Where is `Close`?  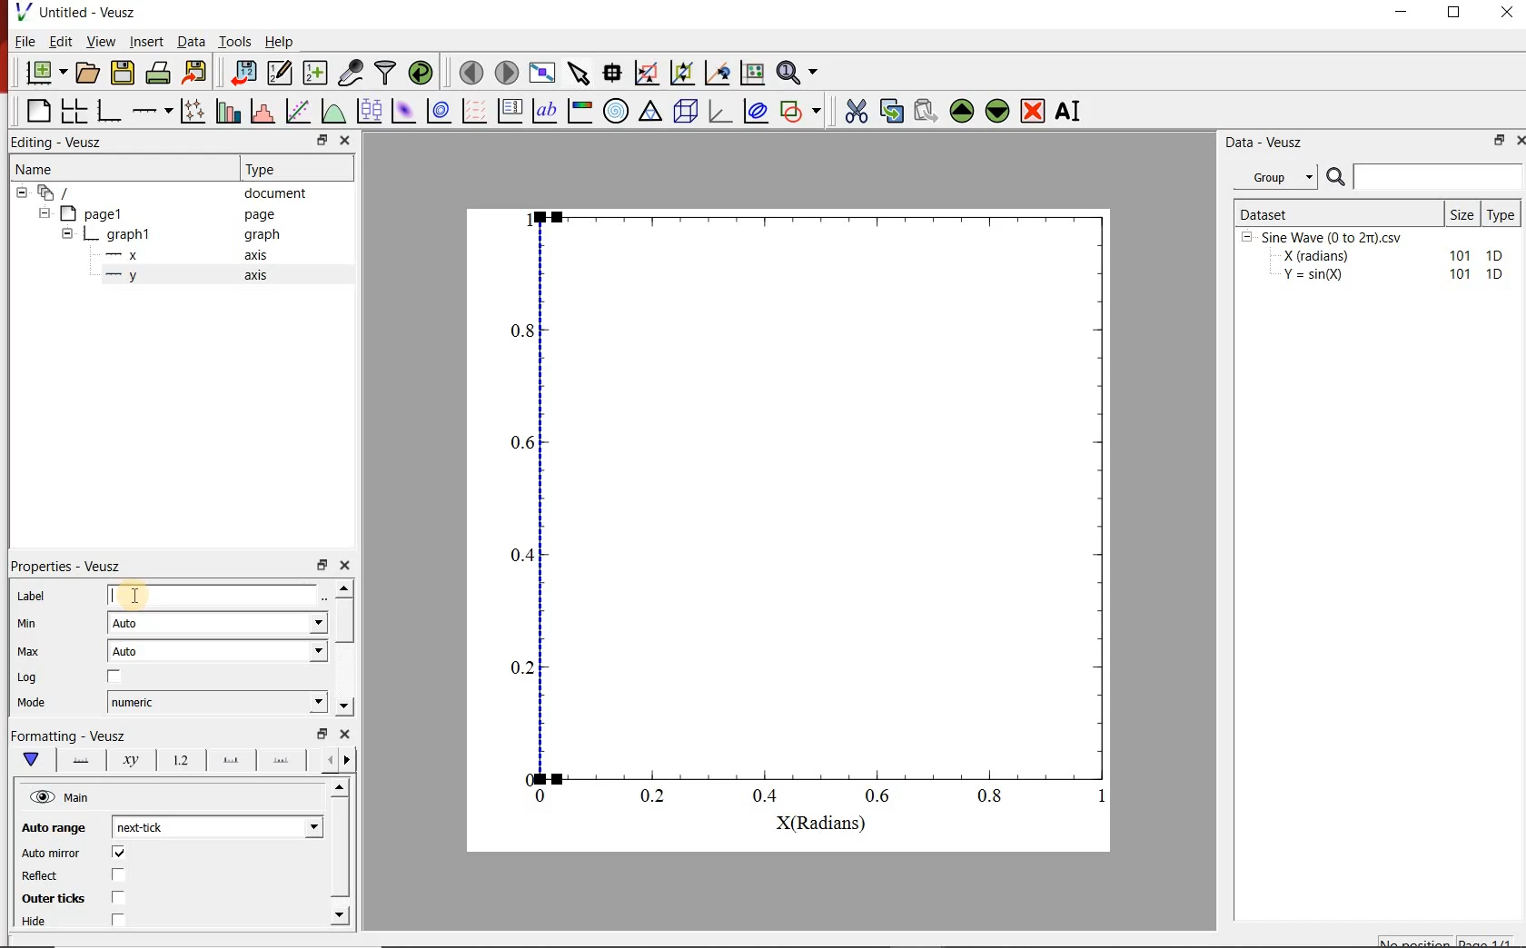
Close is located at coordinates (345, 142).